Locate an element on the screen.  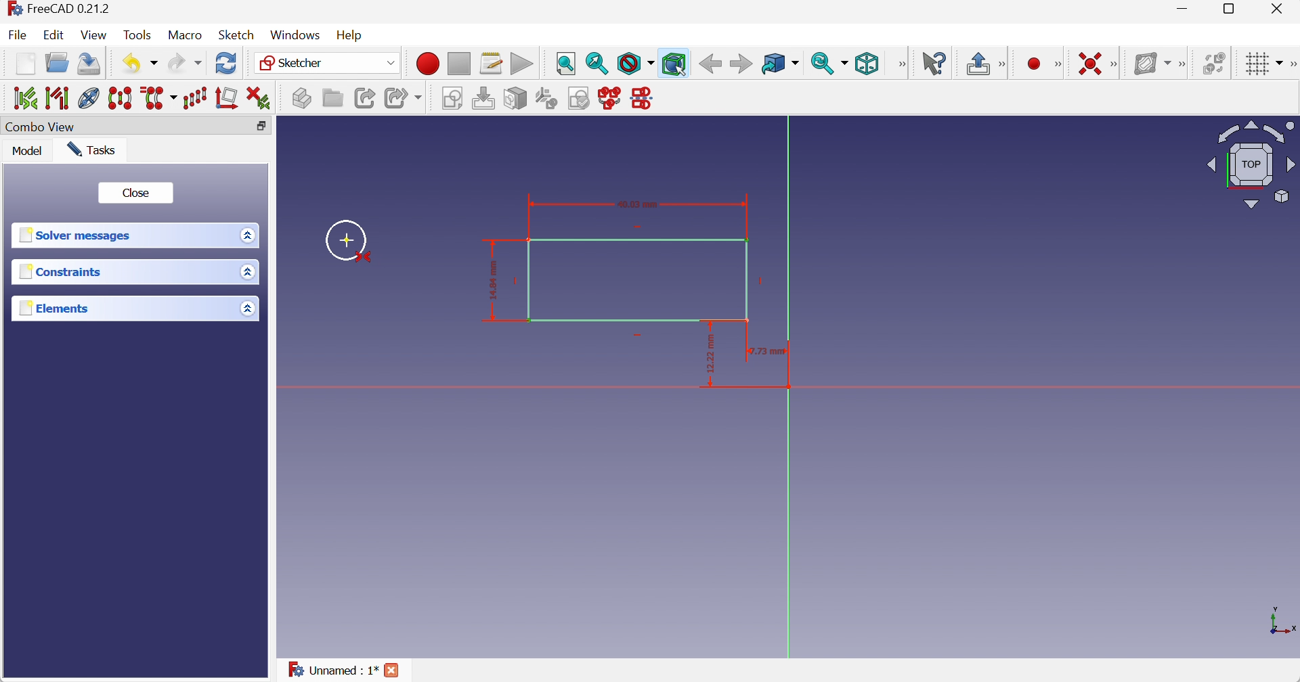
Execute macro is located at coordinates (521, 64).